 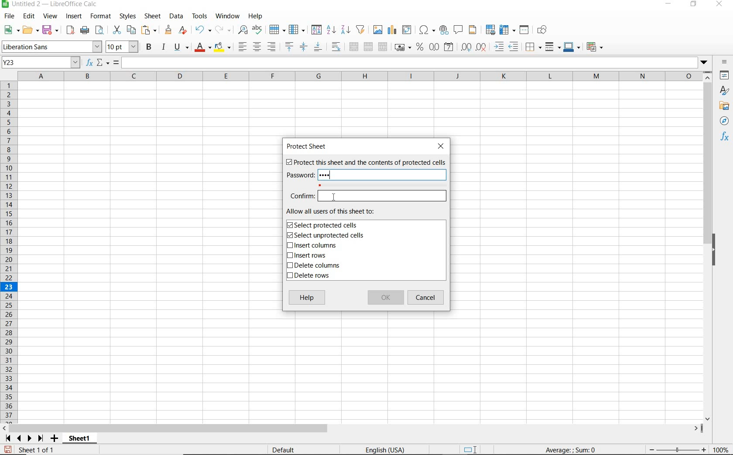 I want to click on SELECT FUNCTION, so click(x=103, y=63).